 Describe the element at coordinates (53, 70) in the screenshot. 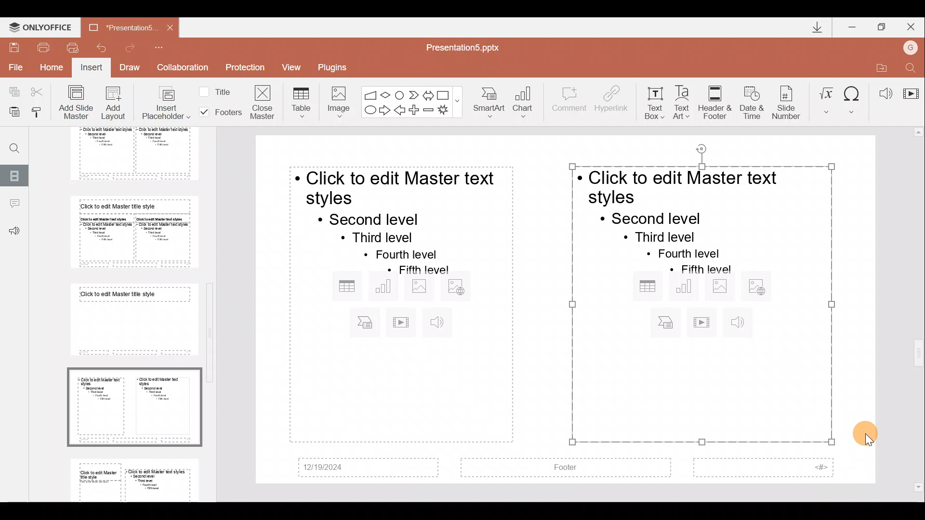

I see `Home` at that location.